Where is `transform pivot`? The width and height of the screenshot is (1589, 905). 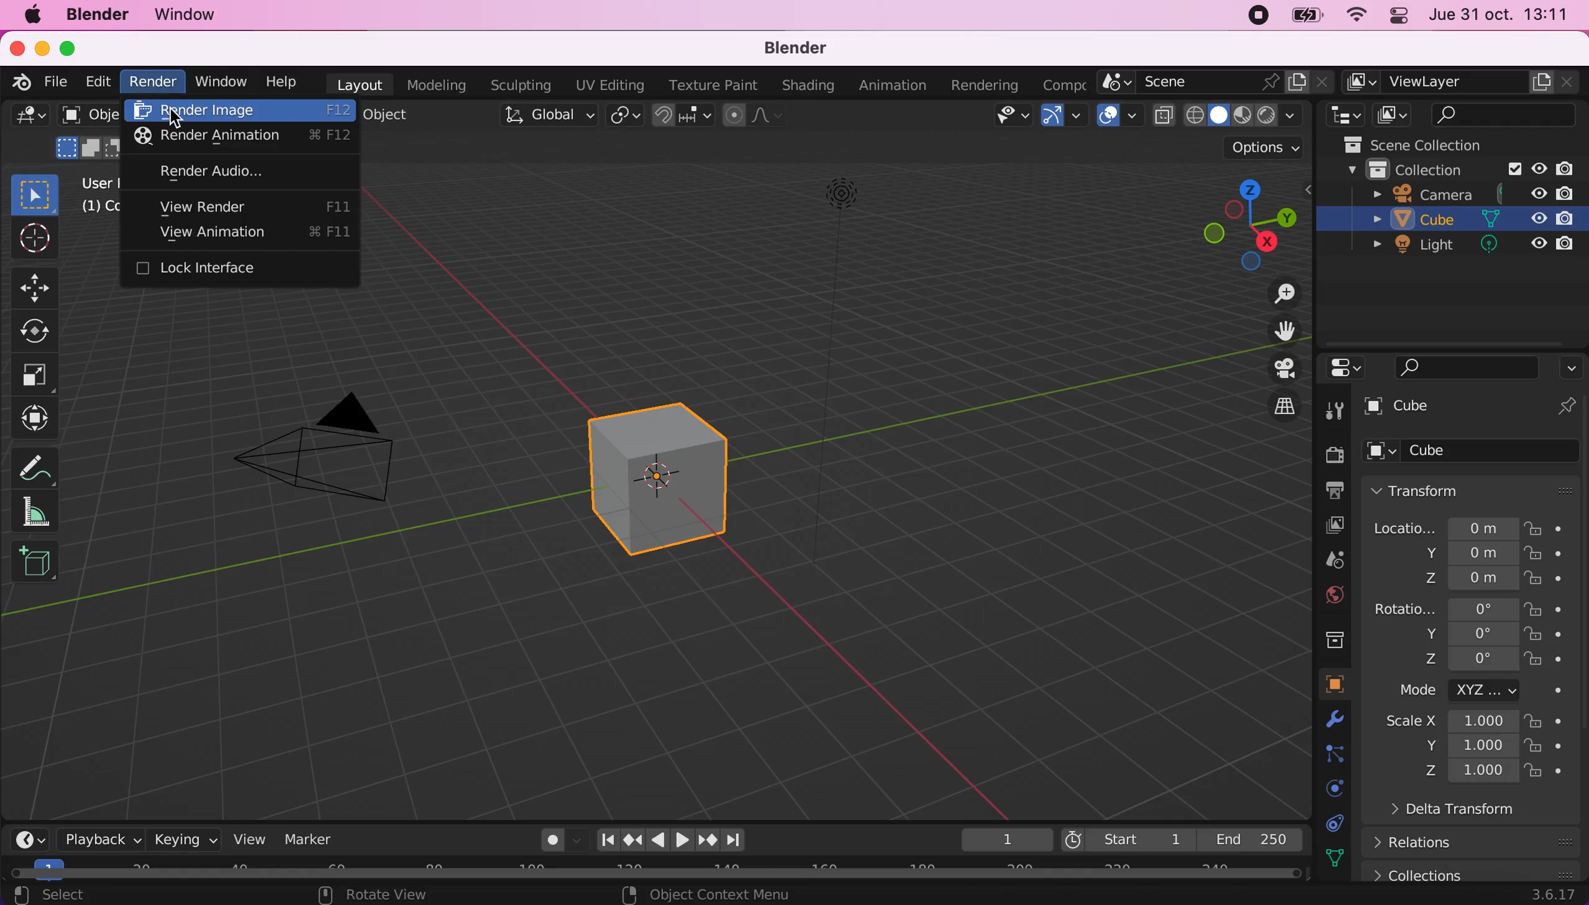 transform pivot is located at coordinates (624, 121).